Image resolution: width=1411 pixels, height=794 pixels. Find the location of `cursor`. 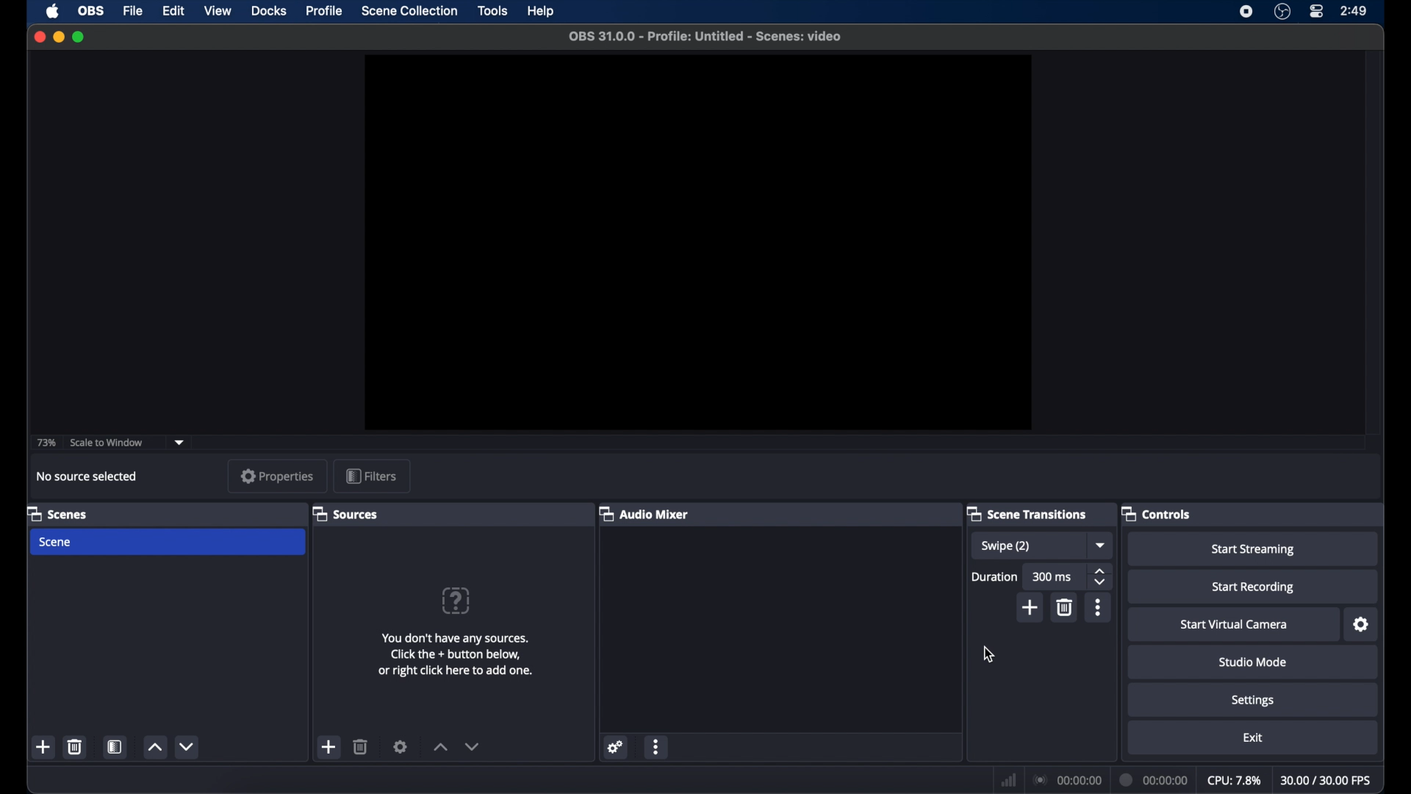

cursor is located at coordinates (988, 654).